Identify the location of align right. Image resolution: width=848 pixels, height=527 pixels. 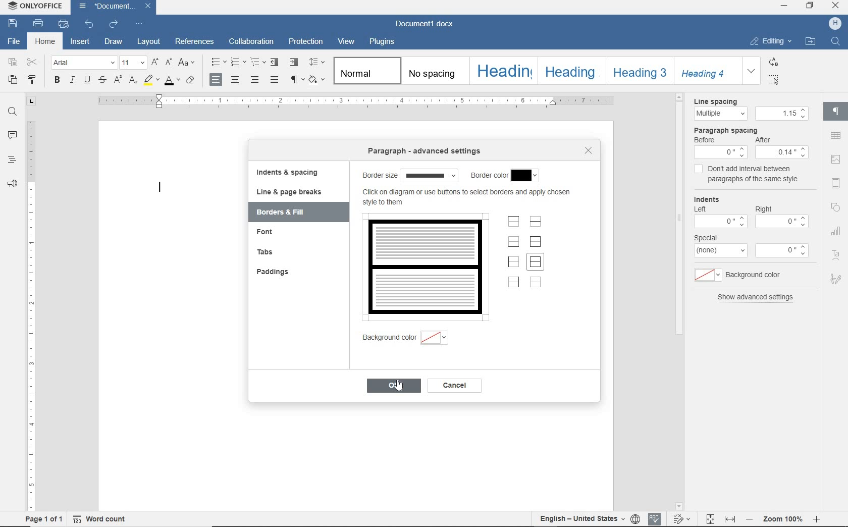
(255, 80).